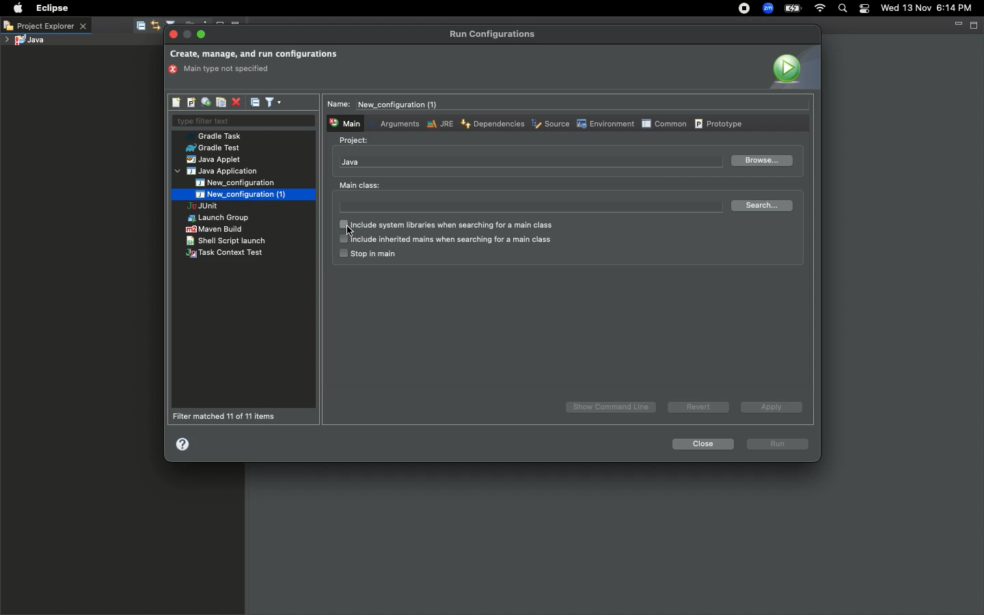 This screenshot has height=615, width=984. Describe the element at coordinates (188, 35) in the screenshot. I see `minimize` at that location.